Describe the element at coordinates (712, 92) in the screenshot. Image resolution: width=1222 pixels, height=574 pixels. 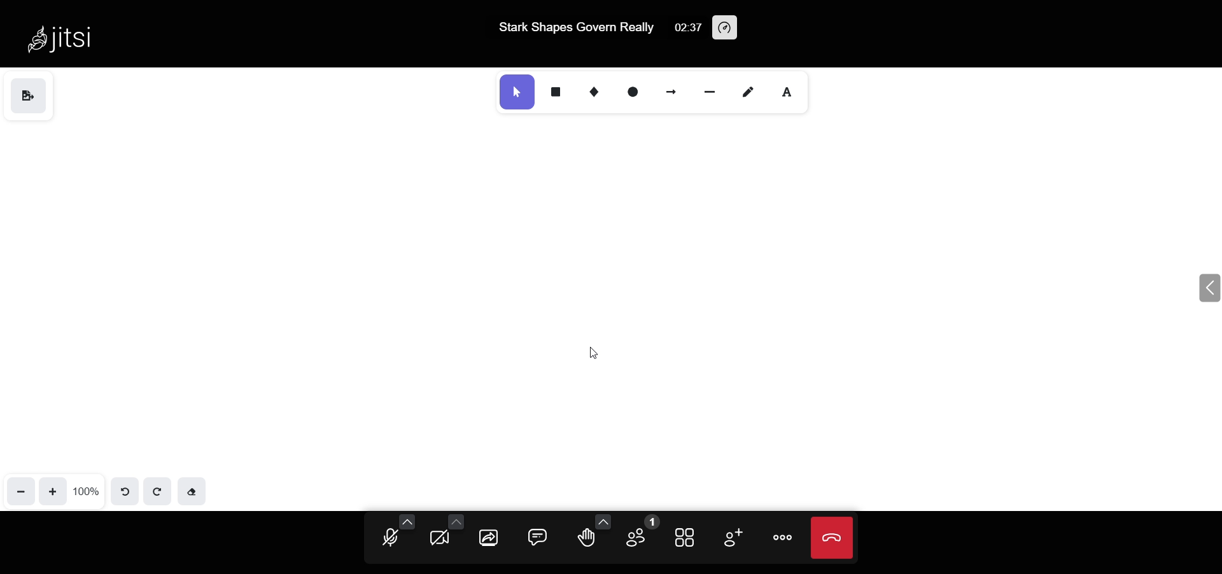
I see `line` at that location.